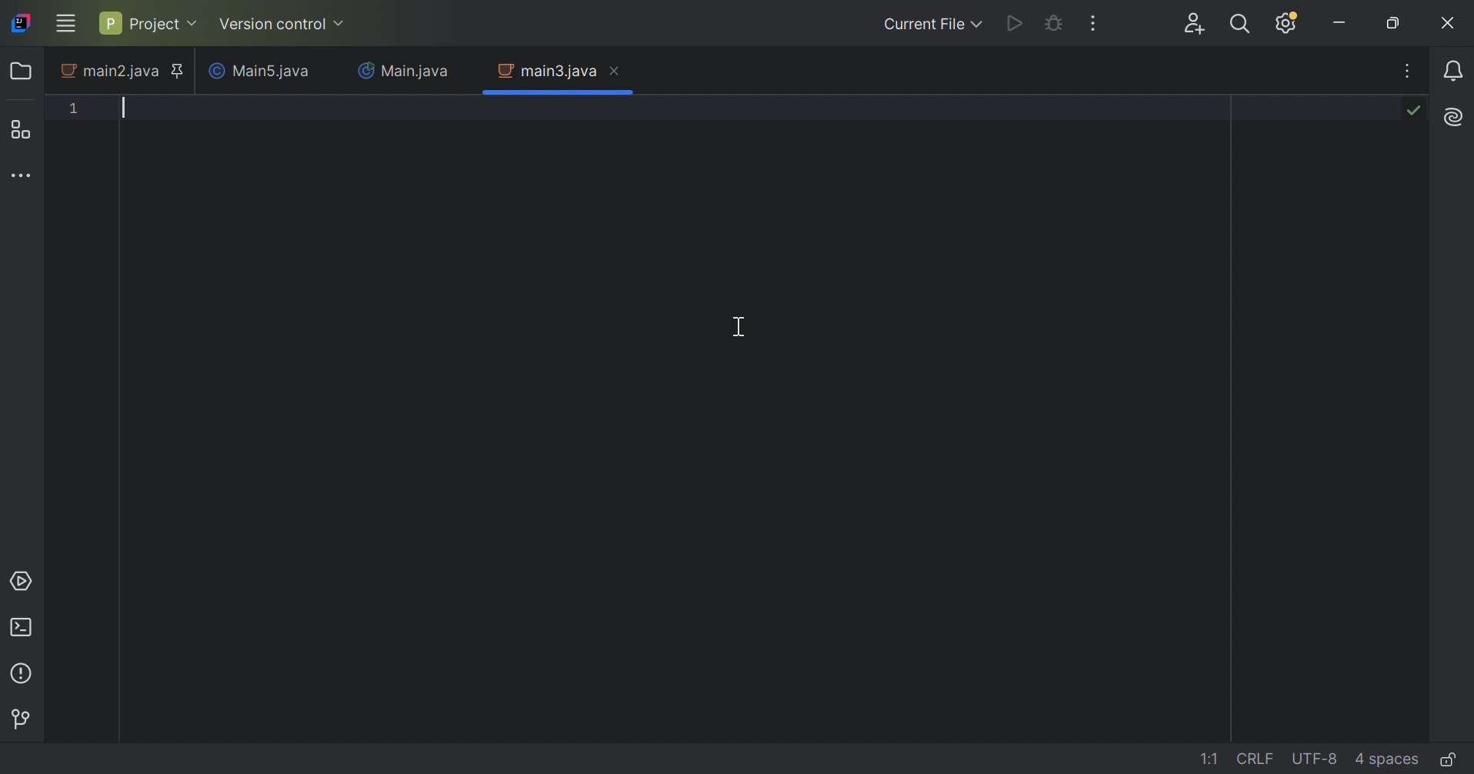  I want to click on Services, so click(22, 582).